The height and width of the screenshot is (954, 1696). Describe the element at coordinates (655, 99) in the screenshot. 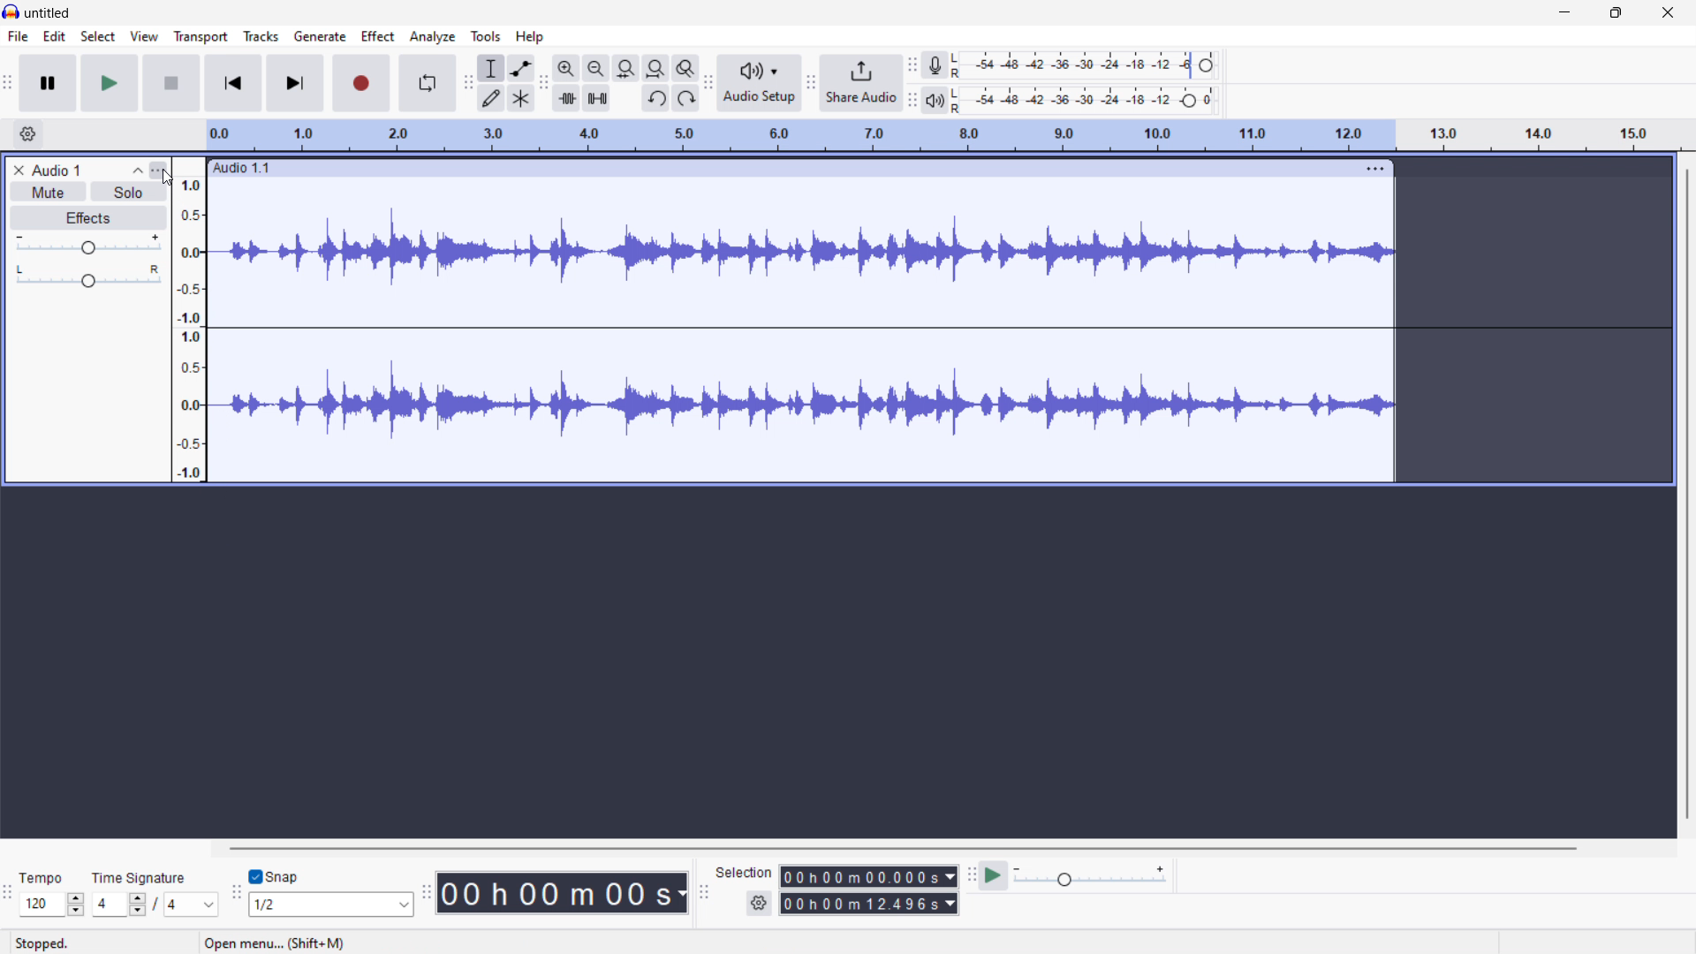

I see `undo` at that location.